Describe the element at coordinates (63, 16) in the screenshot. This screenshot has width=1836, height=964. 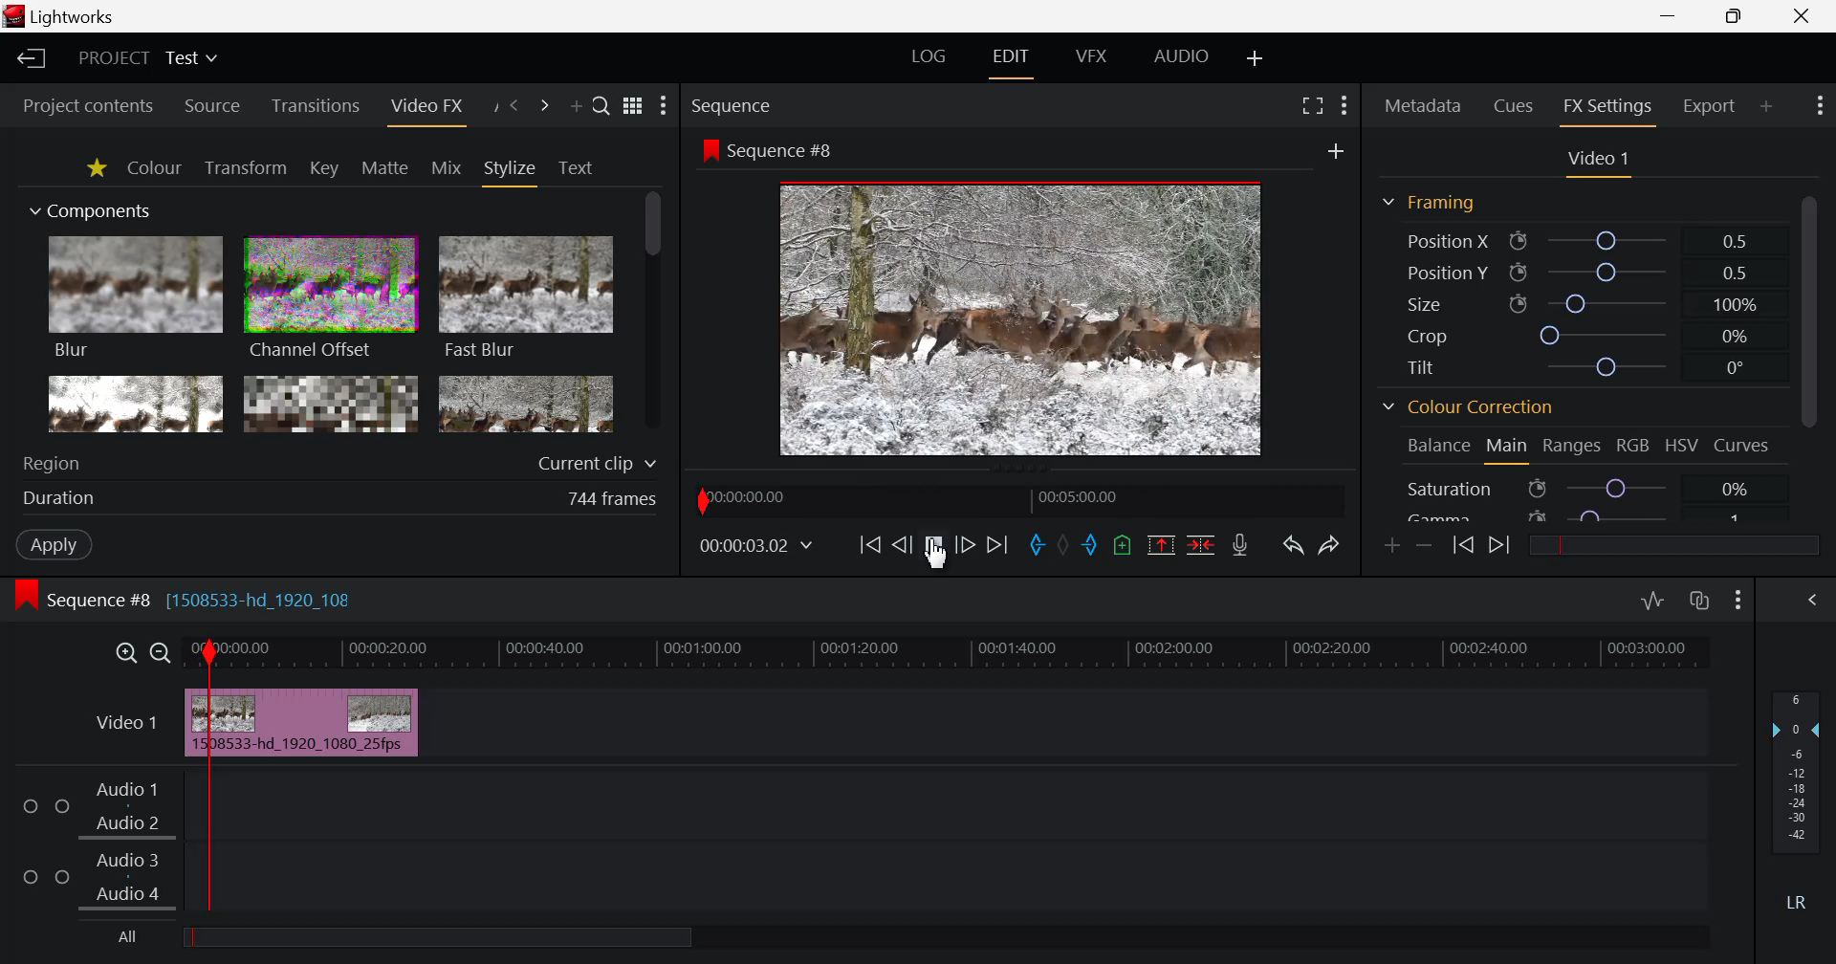
I see `Lightworks` at that location.